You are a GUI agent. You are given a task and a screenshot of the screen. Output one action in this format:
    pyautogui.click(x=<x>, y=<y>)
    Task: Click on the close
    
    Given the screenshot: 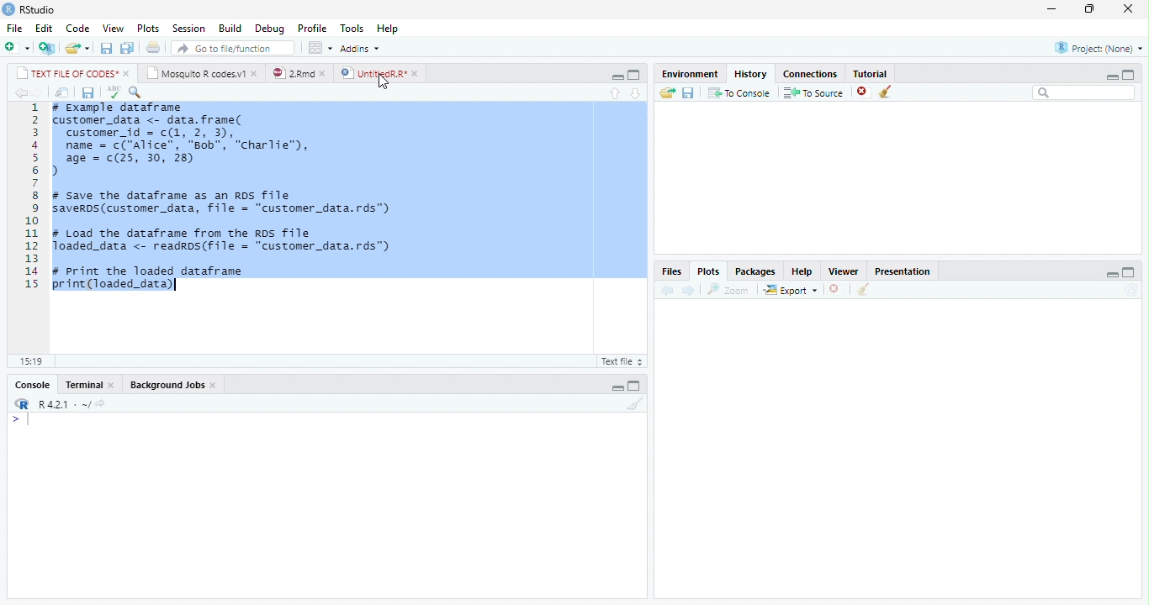 What is the action you would take?
    pyautogui.click(x=257, y=73)
    